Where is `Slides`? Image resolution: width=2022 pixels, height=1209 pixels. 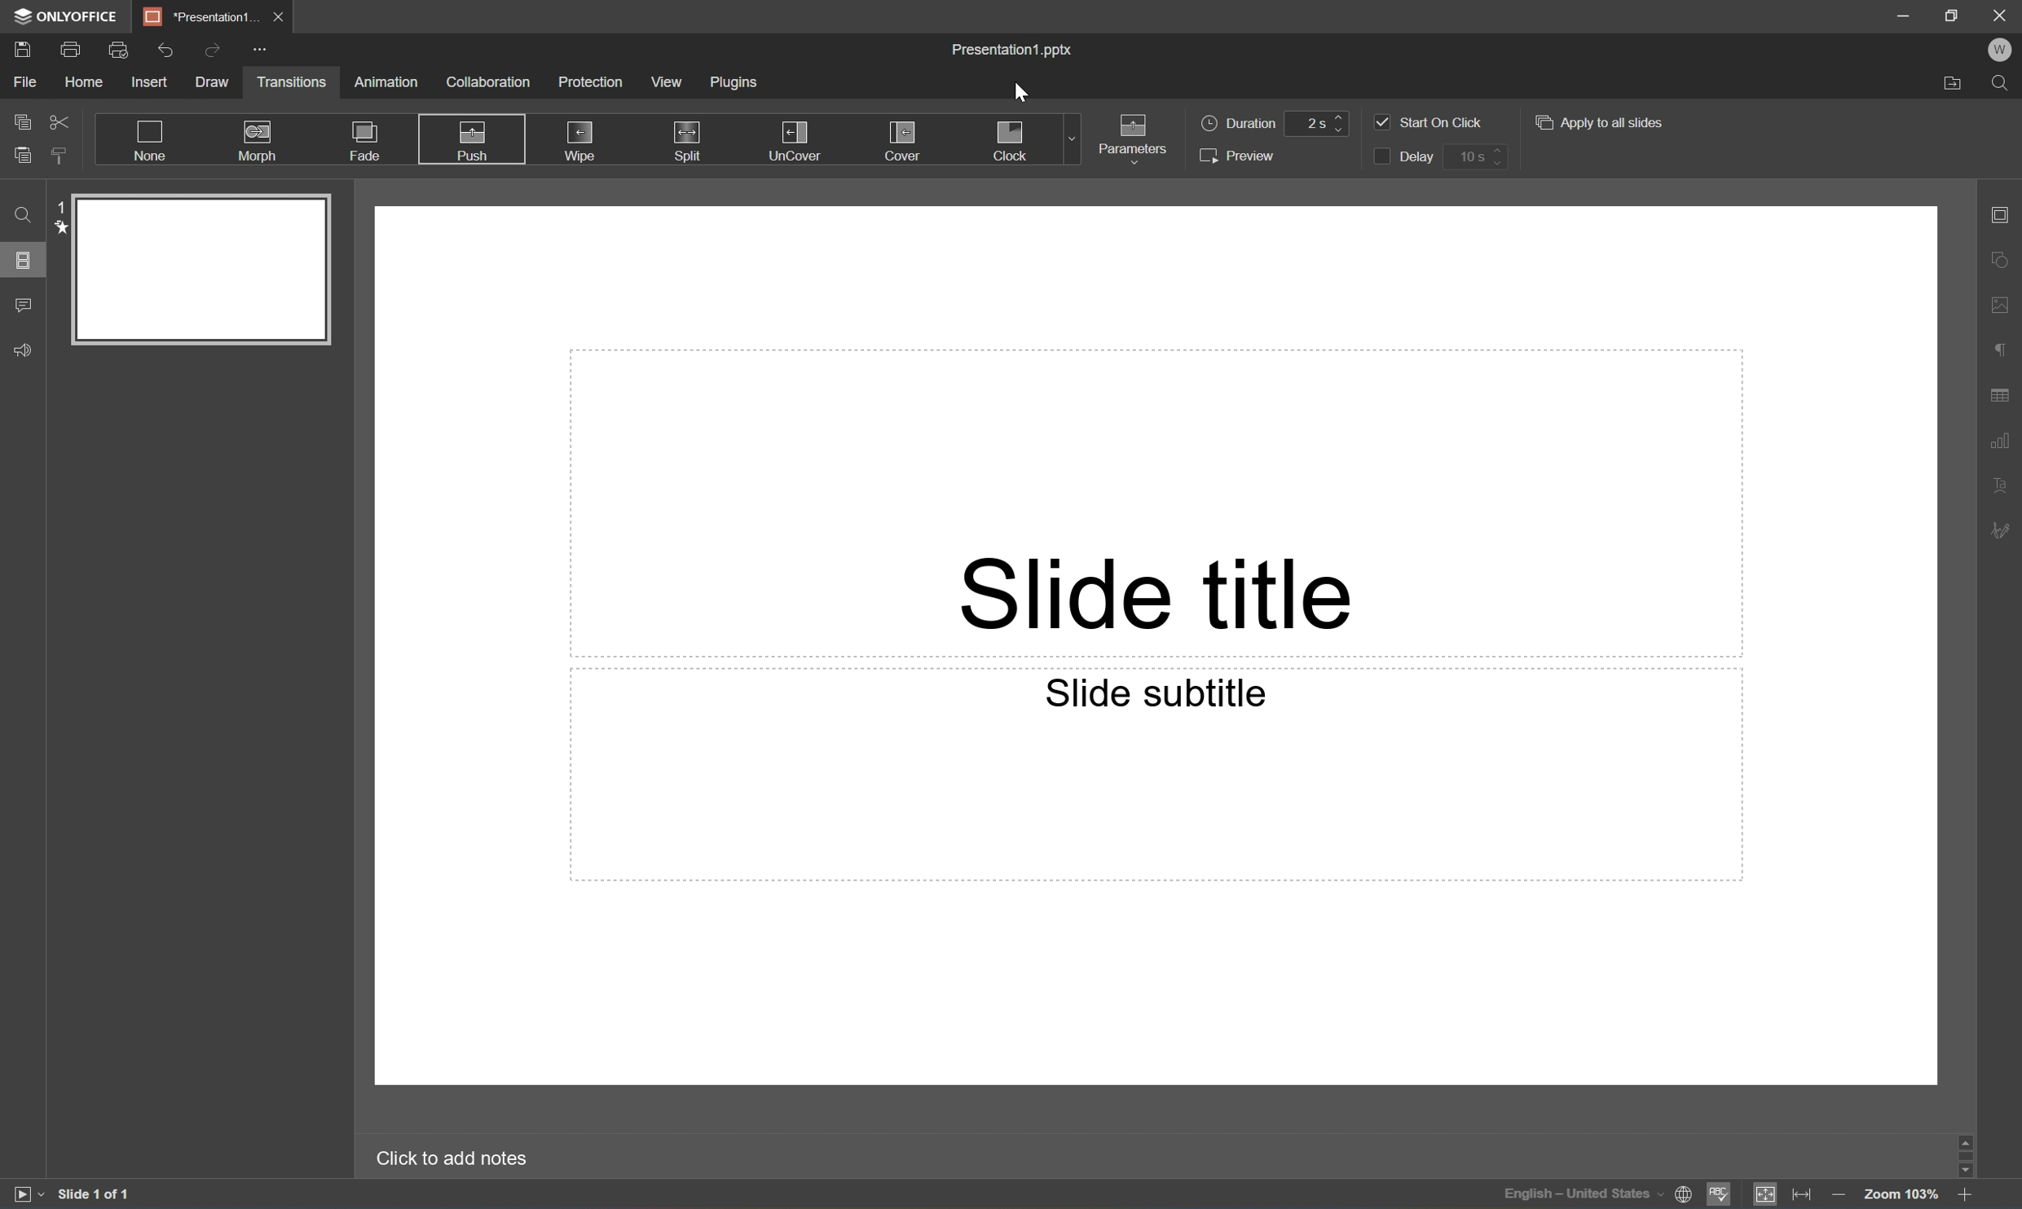 Slides is located at coordinates (25, 262).